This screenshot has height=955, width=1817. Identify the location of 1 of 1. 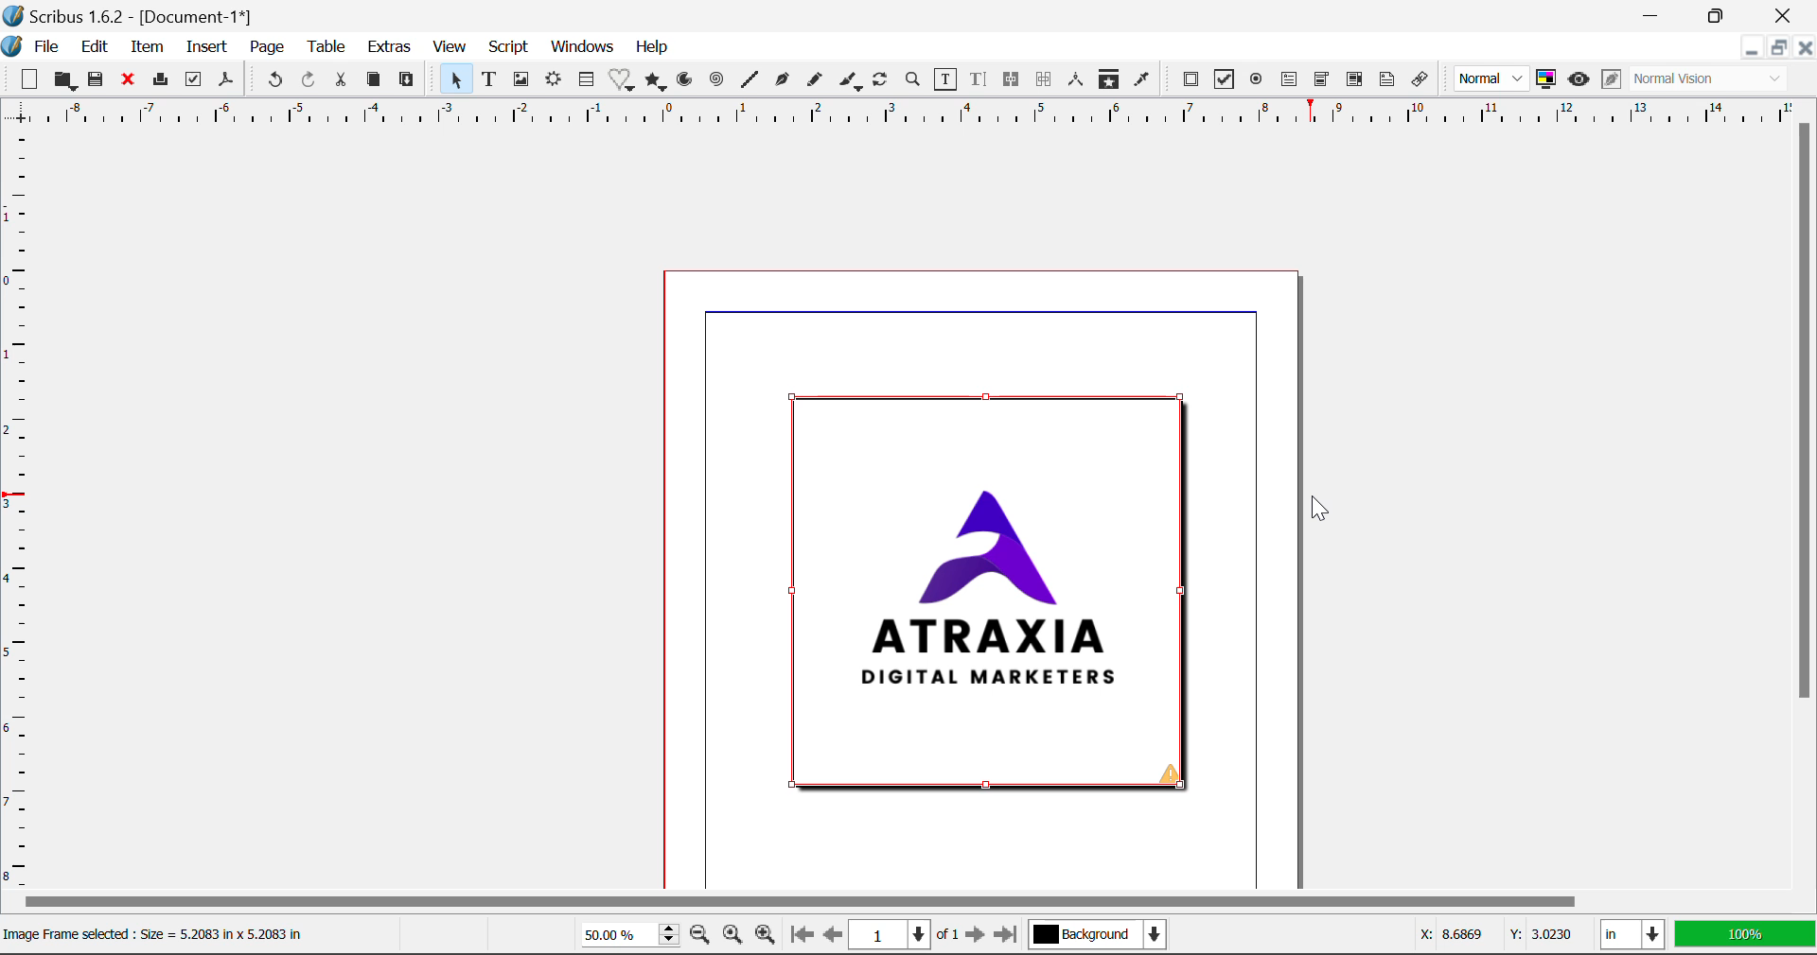
(903, 935).